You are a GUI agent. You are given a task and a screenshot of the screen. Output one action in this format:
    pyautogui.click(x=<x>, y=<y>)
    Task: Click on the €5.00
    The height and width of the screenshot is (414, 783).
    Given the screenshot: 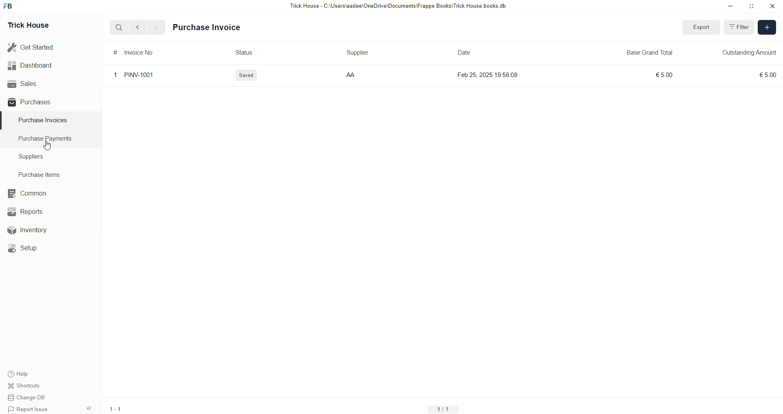 What is the action you would take?
    pyautogui.click(x=661, y=75)
    